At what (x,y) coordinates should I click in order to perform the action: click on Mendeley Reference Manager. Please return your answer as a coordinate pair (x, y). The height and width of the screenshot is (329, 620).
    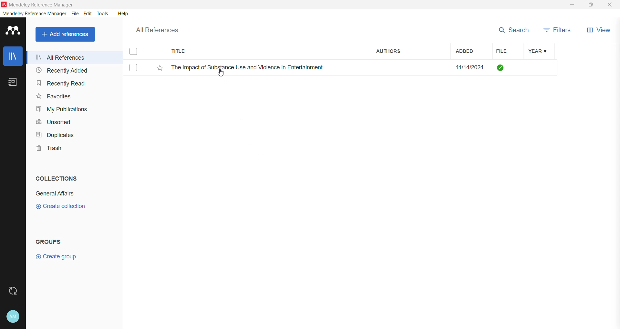
    Looking at the image, I should click on (35, 14).